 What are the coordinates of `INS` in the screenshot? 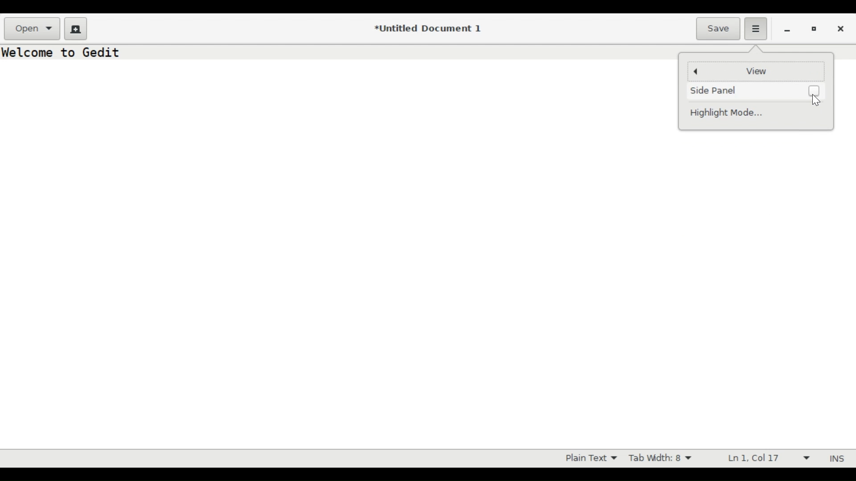 It's located at (835, 458).